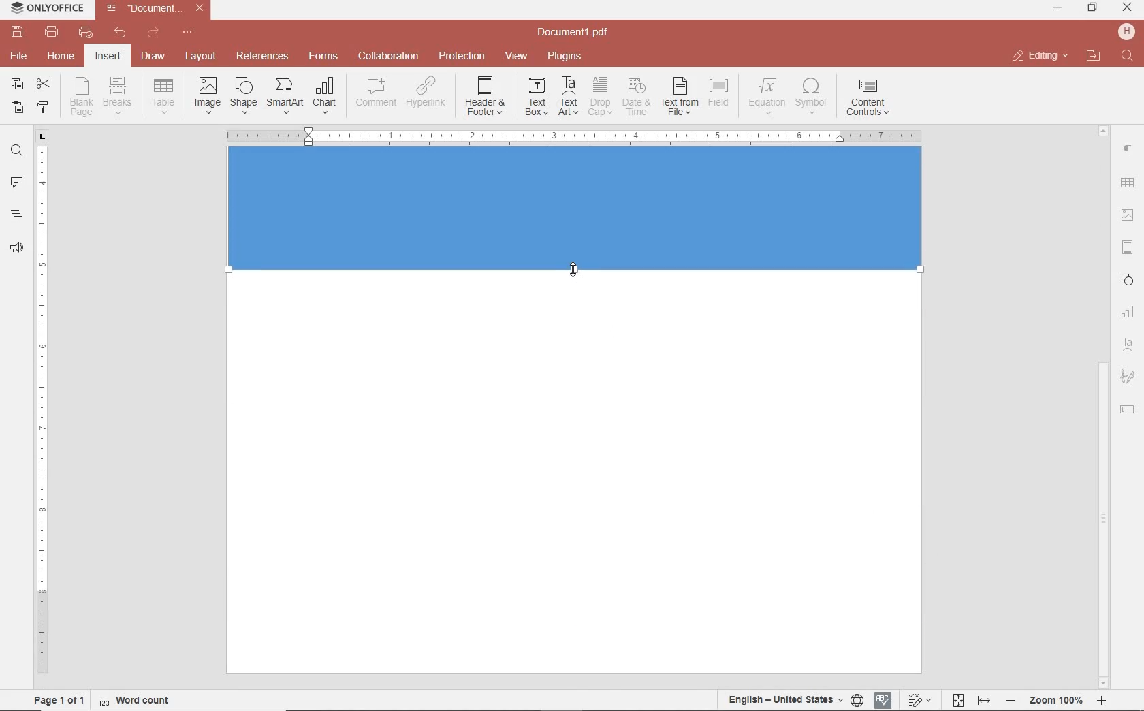 Image resolution: width=1144 pixels, height=711 pixels. Describe the element at coordinates (536, 96) in the screenshot. I see `INSERT TEXT BOX` at that location.